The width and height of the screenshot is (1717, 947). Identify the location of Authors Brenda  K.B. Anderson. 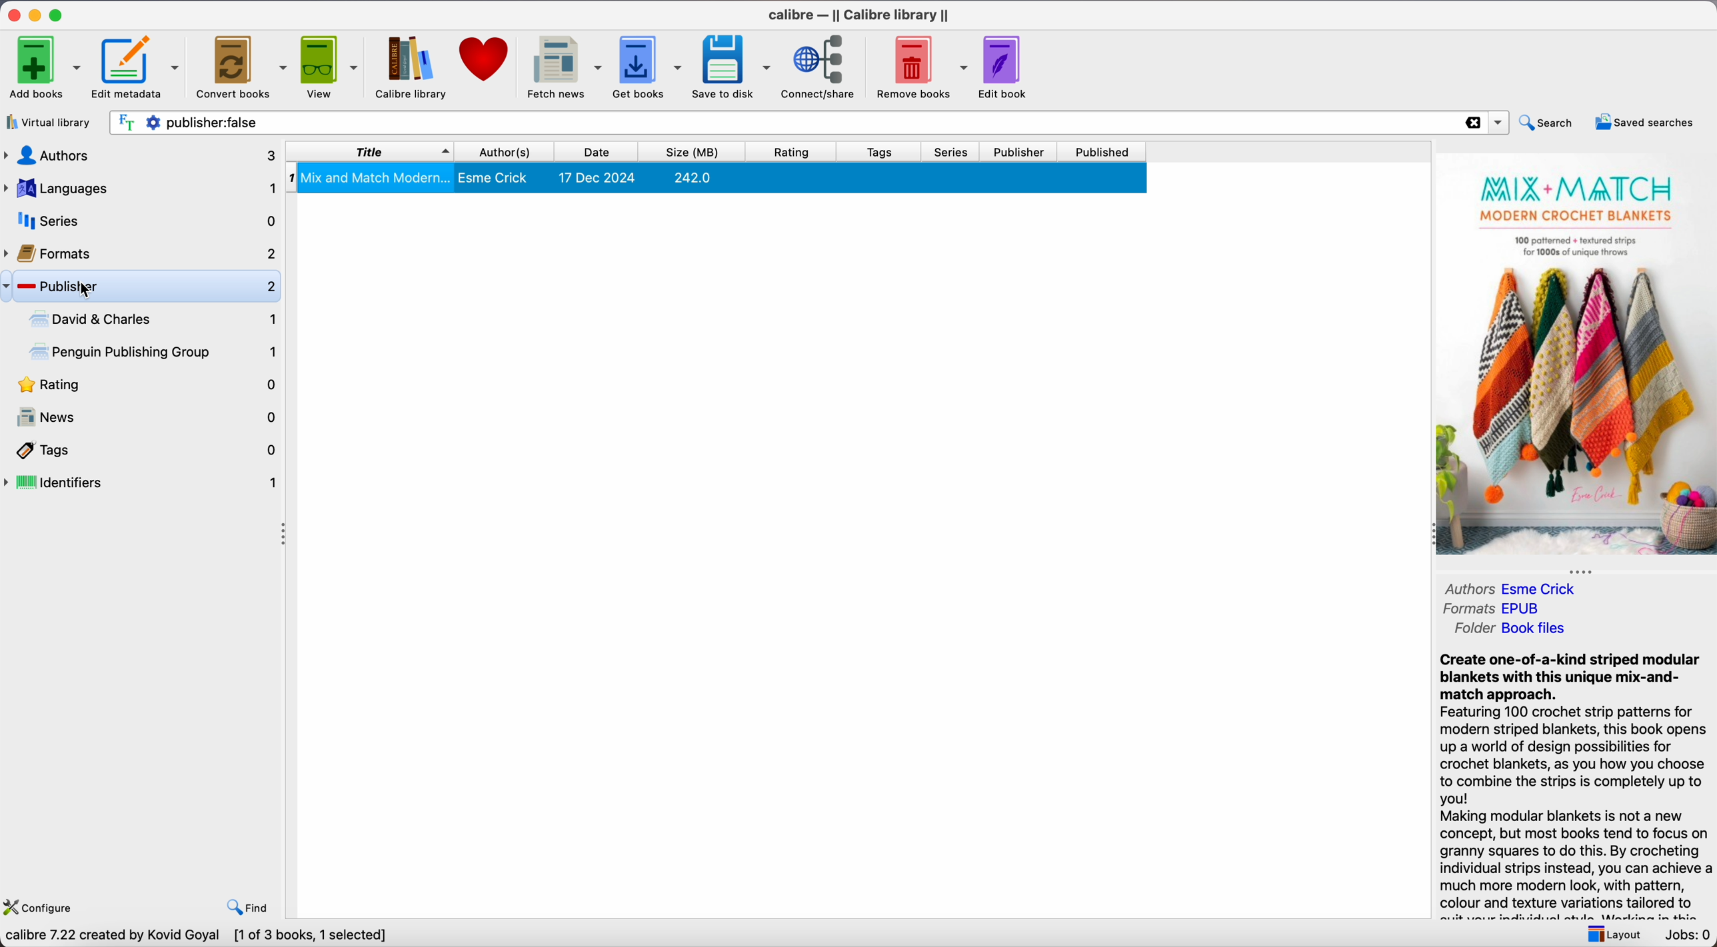
(1543, 588).